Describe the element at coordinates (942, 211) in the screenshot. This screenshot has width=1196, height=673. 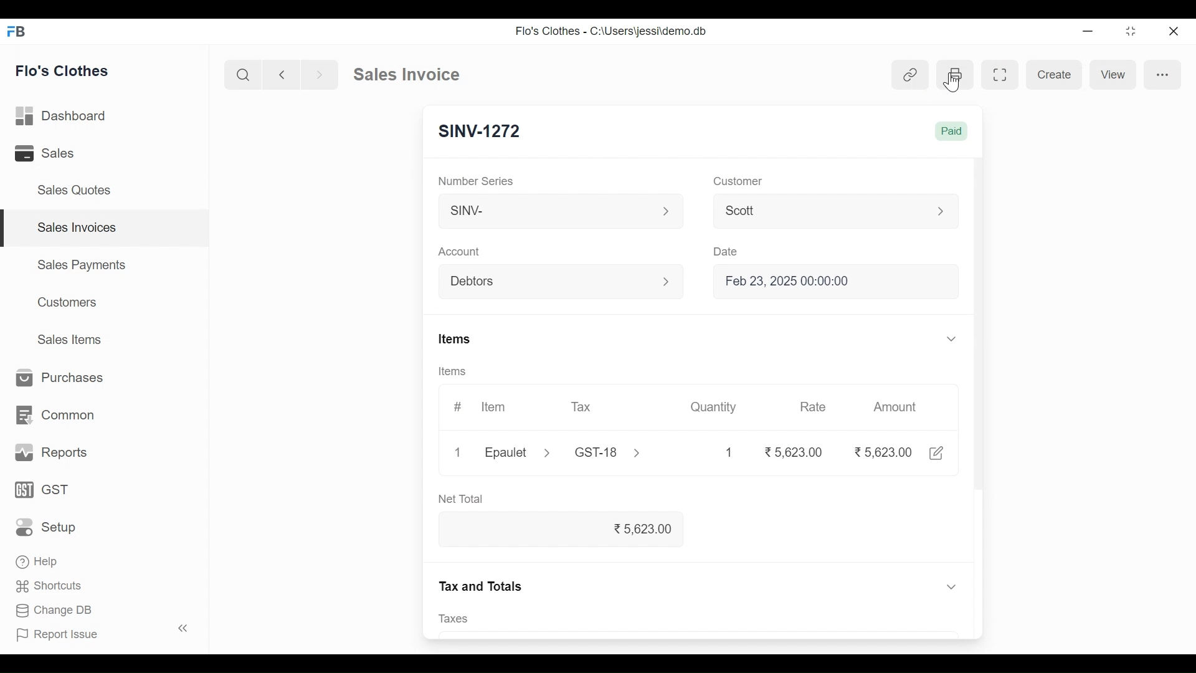
I see `Expand` at that location.